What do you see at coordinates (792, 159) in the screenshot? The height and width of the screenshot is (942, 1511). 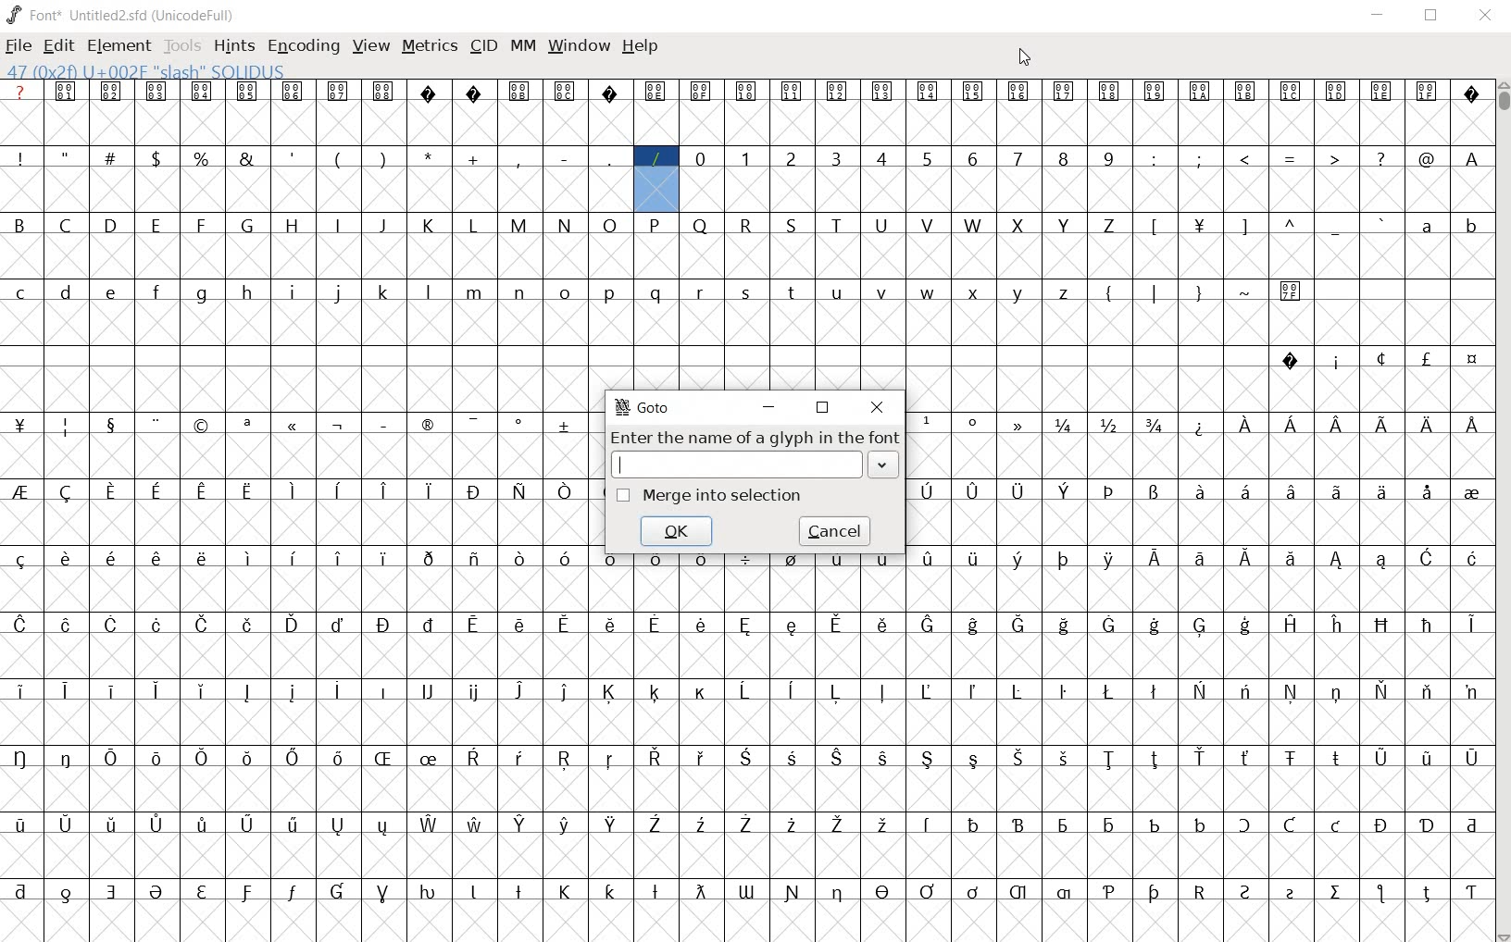 I see `glyph` at bounding box center [792, 159].